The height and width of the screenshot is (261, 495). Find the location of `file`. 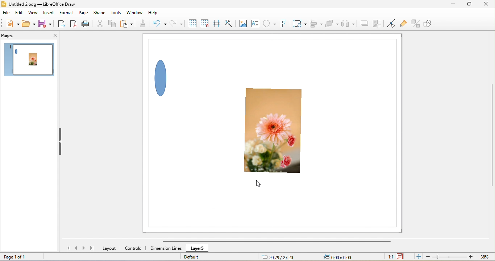

file is located at coordinates (7, 14).